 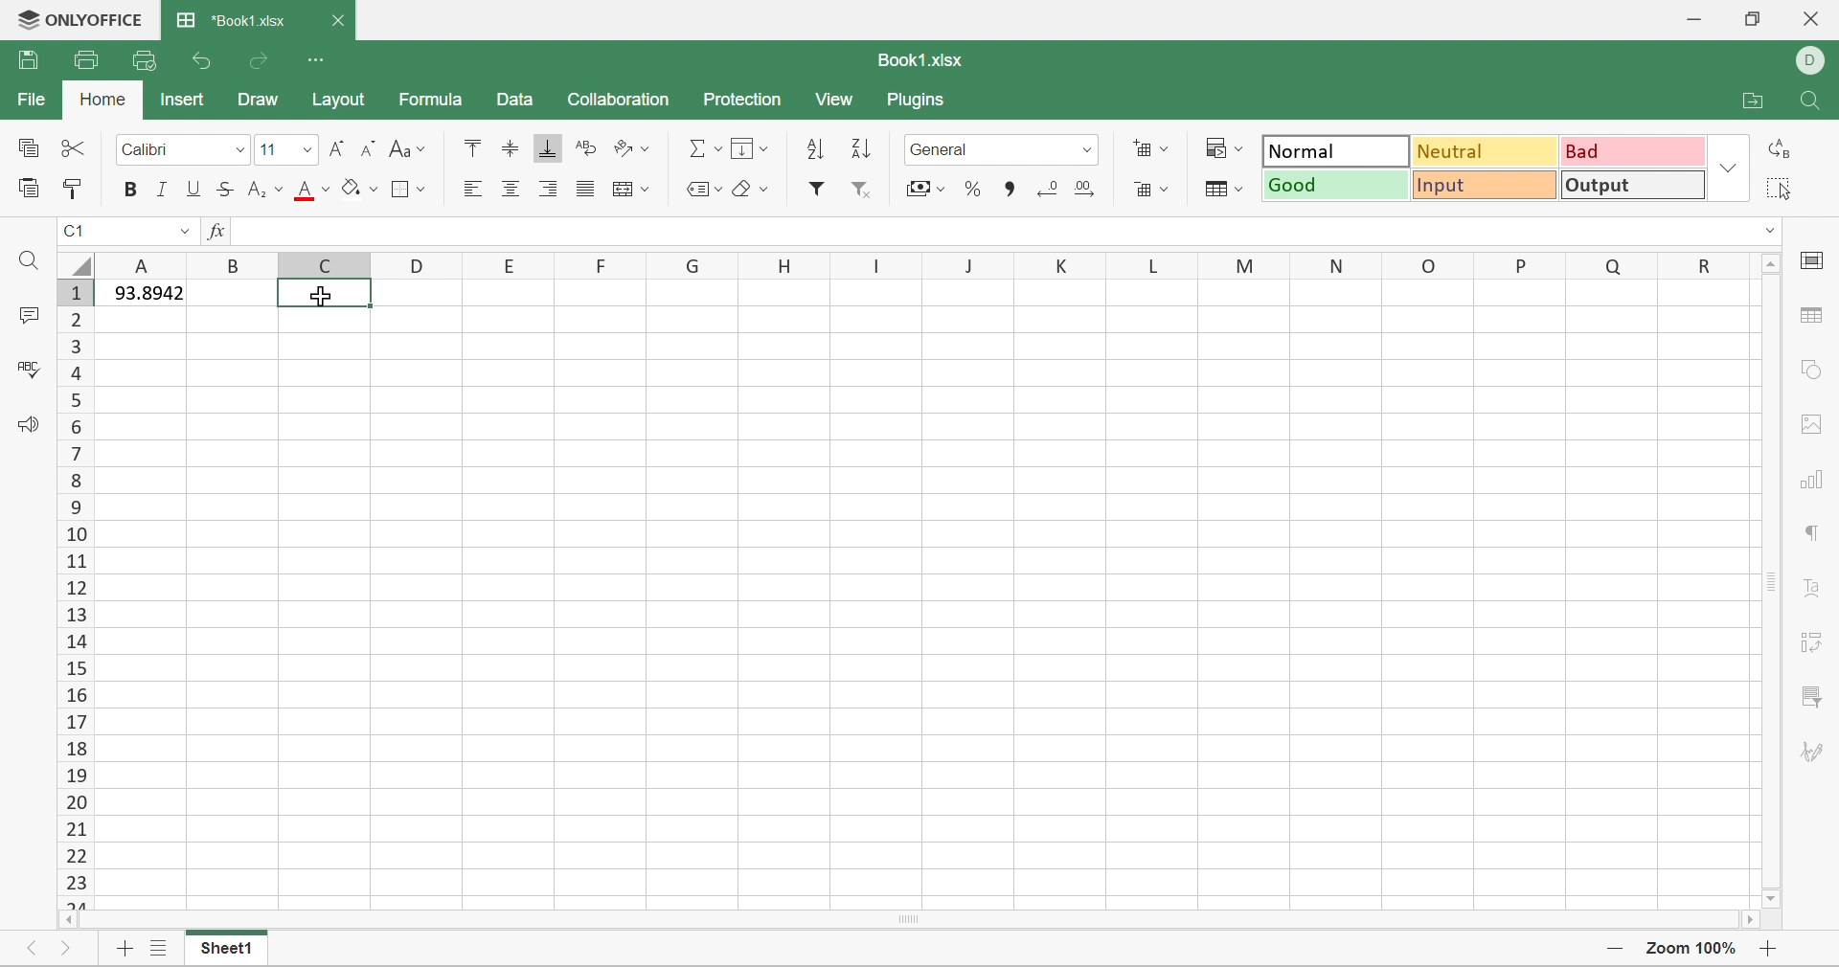 I want to click on Feedback & Support, so click(x=33, y=426).